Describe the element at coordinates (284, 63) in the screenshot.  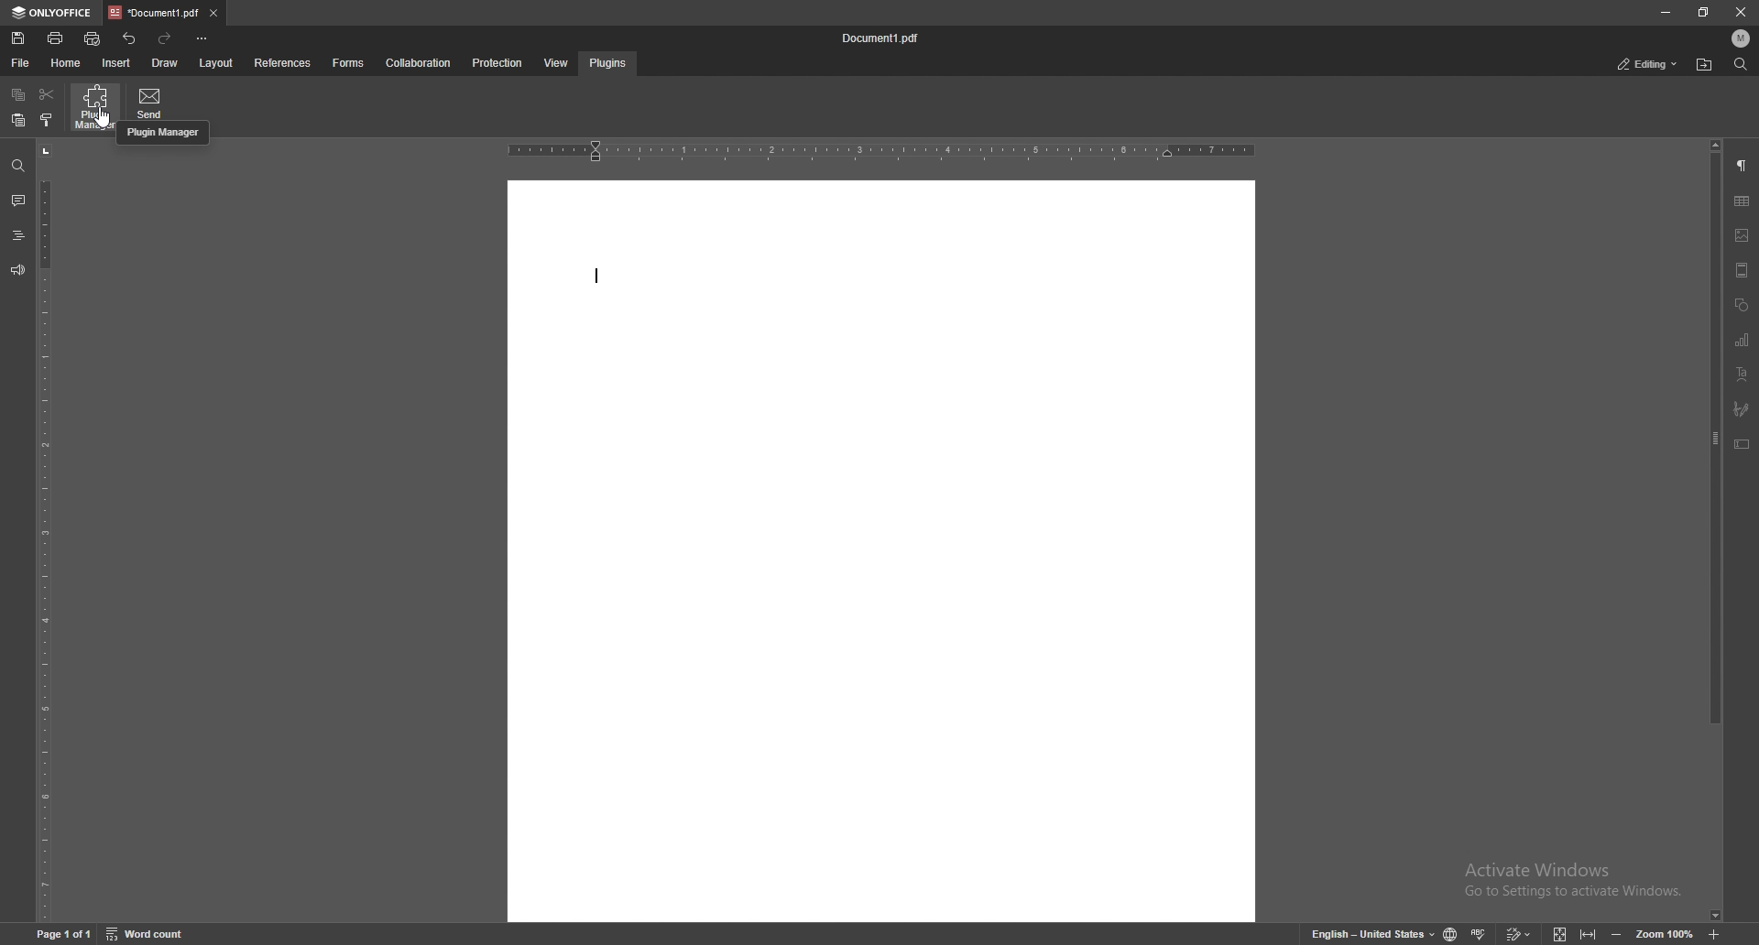
I see `references` at that location.